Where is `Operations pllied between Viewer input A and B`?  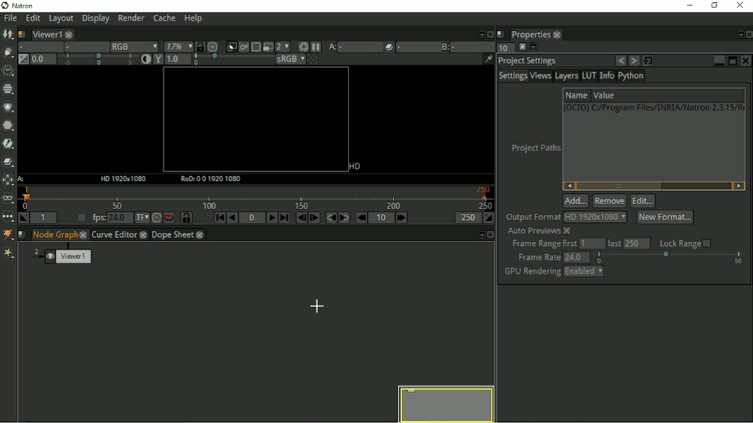
Operations pllied between Viewer input A and B is located at coordinates (396, 47).